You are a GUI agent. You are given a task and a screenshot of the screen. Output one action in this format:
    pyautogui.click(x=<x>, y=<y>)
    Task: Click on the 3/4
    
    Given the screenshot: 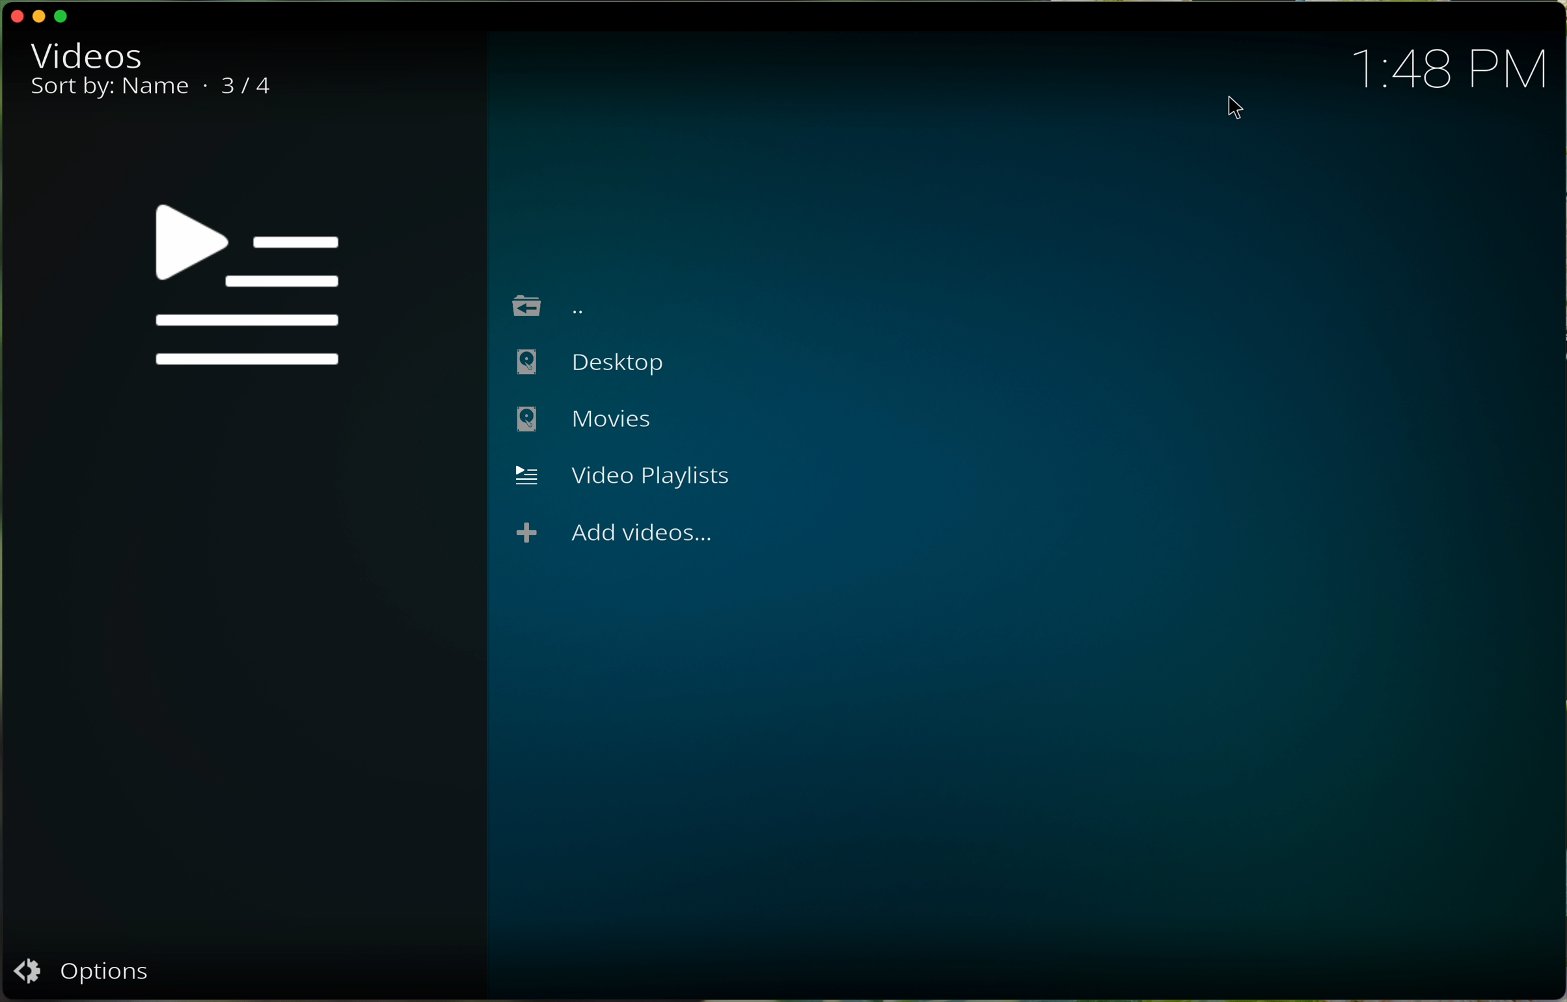 What is the action you would take?
    pyautogui.click(x=248, y=85)
    